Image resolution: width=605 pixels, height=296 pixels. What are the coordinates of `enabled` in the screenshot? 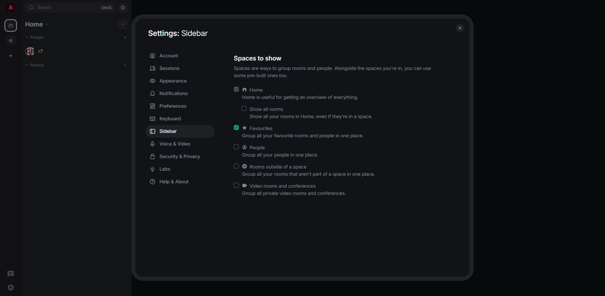 It's located at (237, 89).